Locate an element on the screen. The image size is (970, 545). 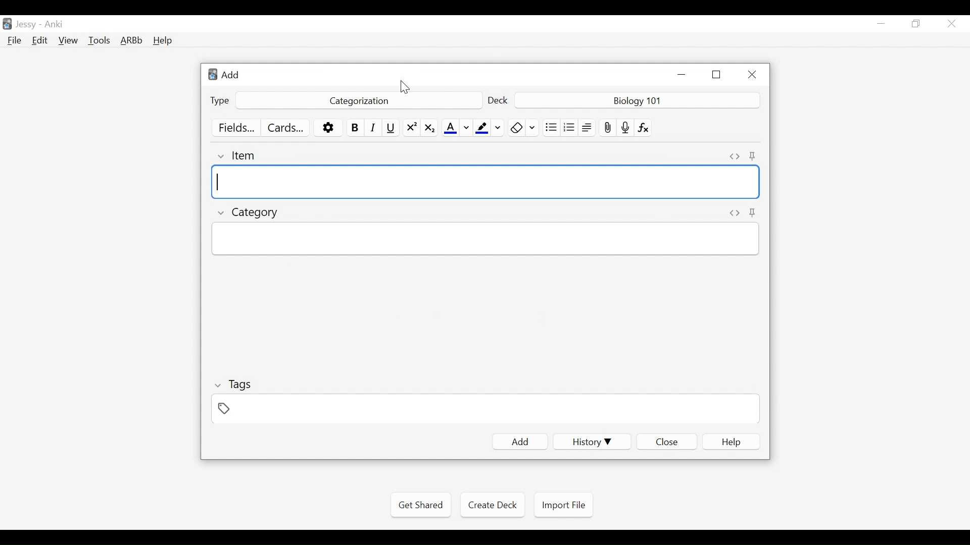
Category Field is located at coordinates (484, 239).